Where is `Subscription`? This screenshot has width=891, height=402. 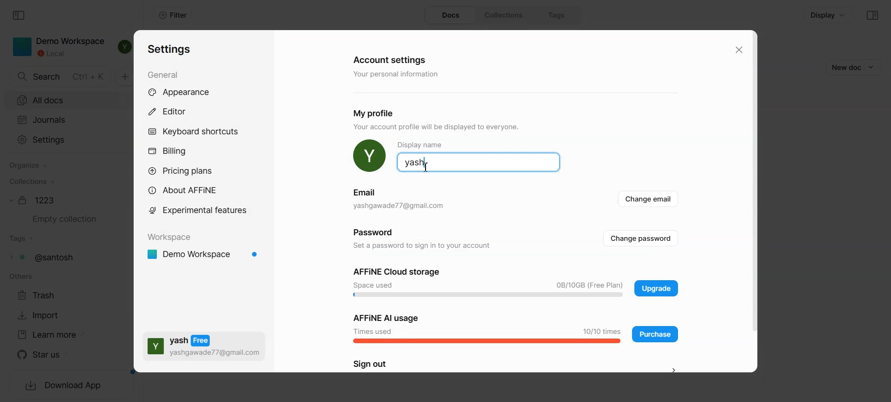
Subscription is located at coordinates (204, 345).